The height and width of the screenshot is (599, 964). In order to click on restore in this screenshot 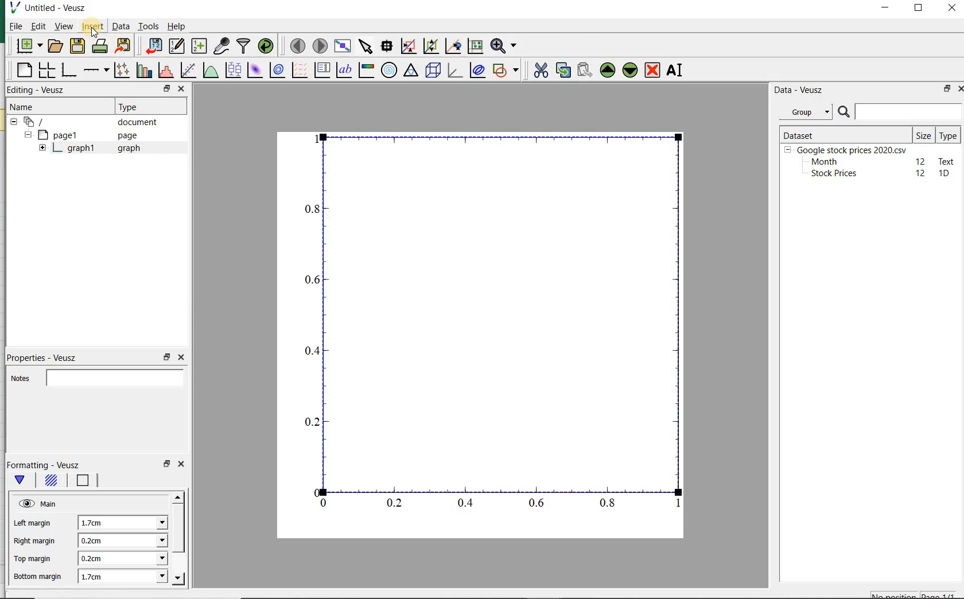, I will do `click(945, 90)`.